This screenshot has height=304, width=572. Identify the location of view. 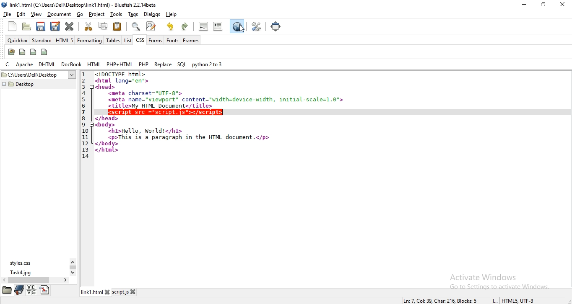
(36, 14).